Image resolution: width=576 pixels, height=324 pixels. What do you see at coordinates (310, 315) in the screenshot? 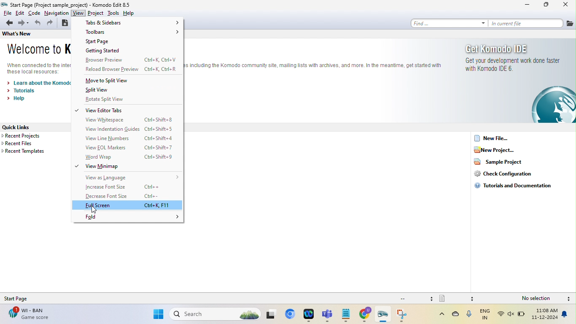
I see `apps on taskbar` at bounding box center [310, 315].